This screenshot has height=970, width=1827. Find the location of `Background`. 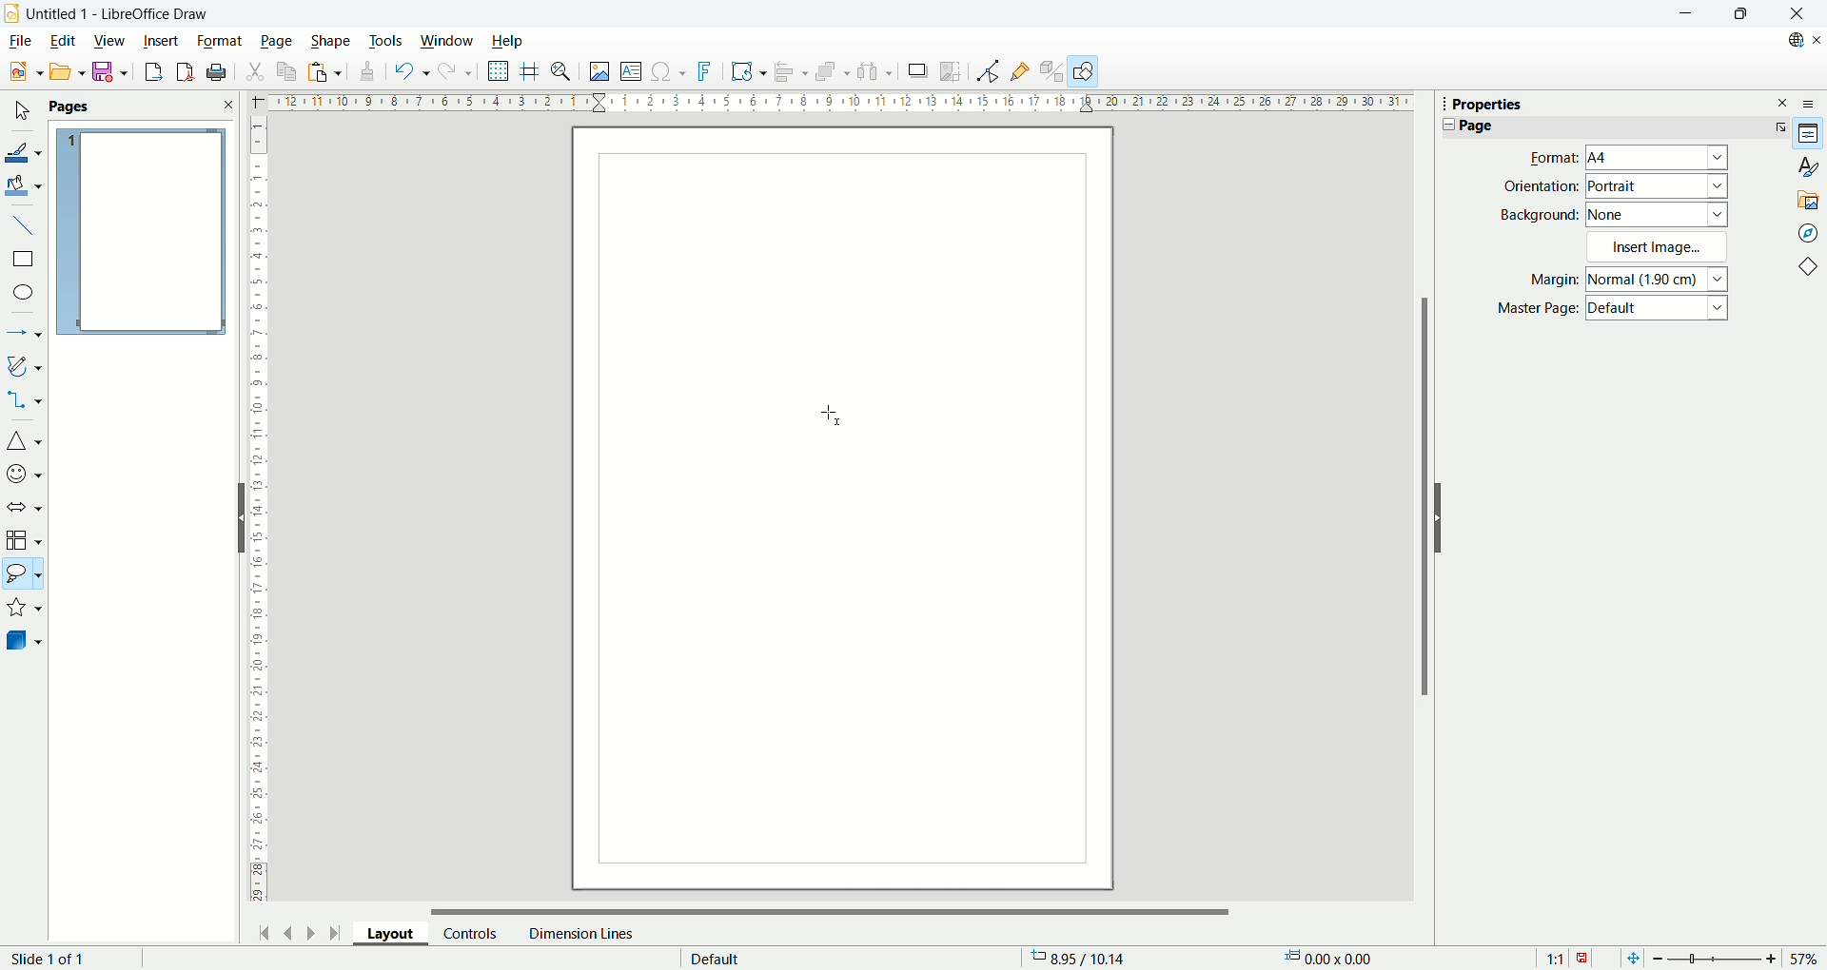

Background is located at coordinates (1540, 214).